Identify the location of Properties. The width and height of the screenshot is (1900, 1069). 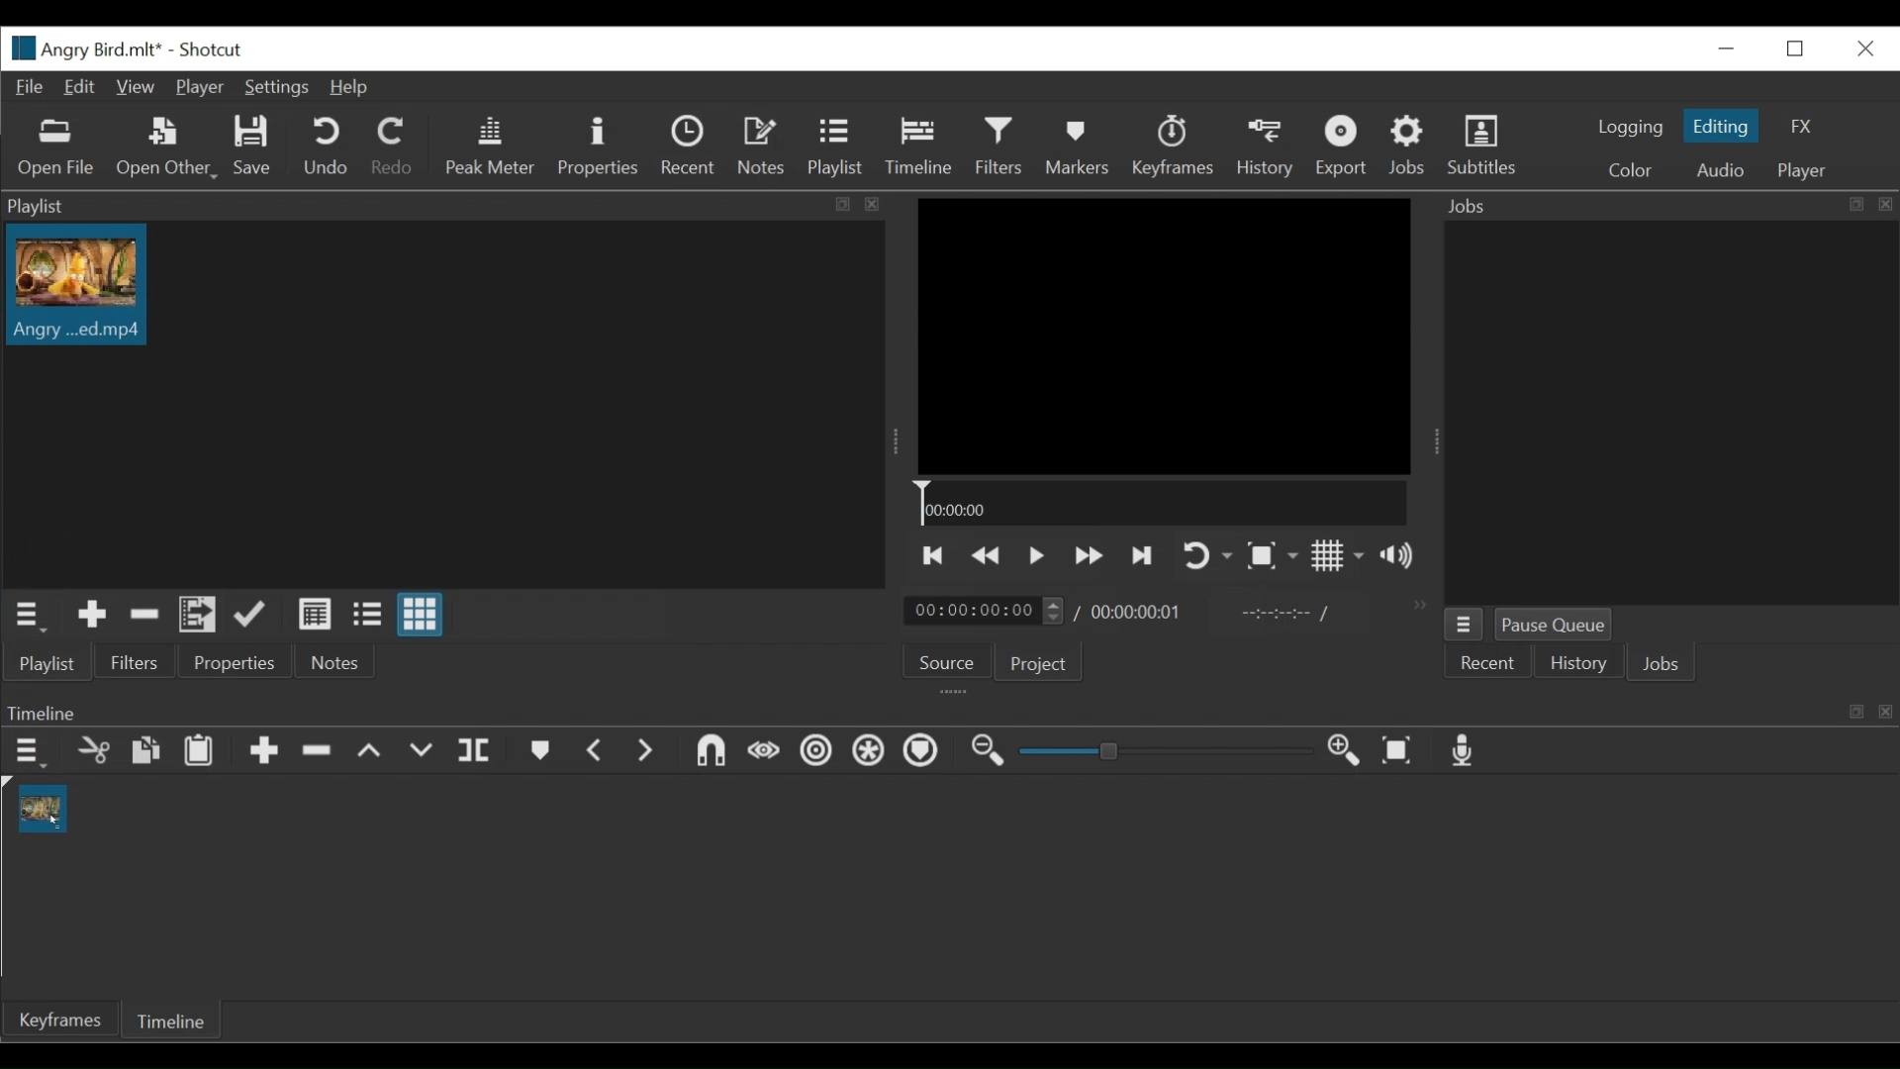
(234, 661).